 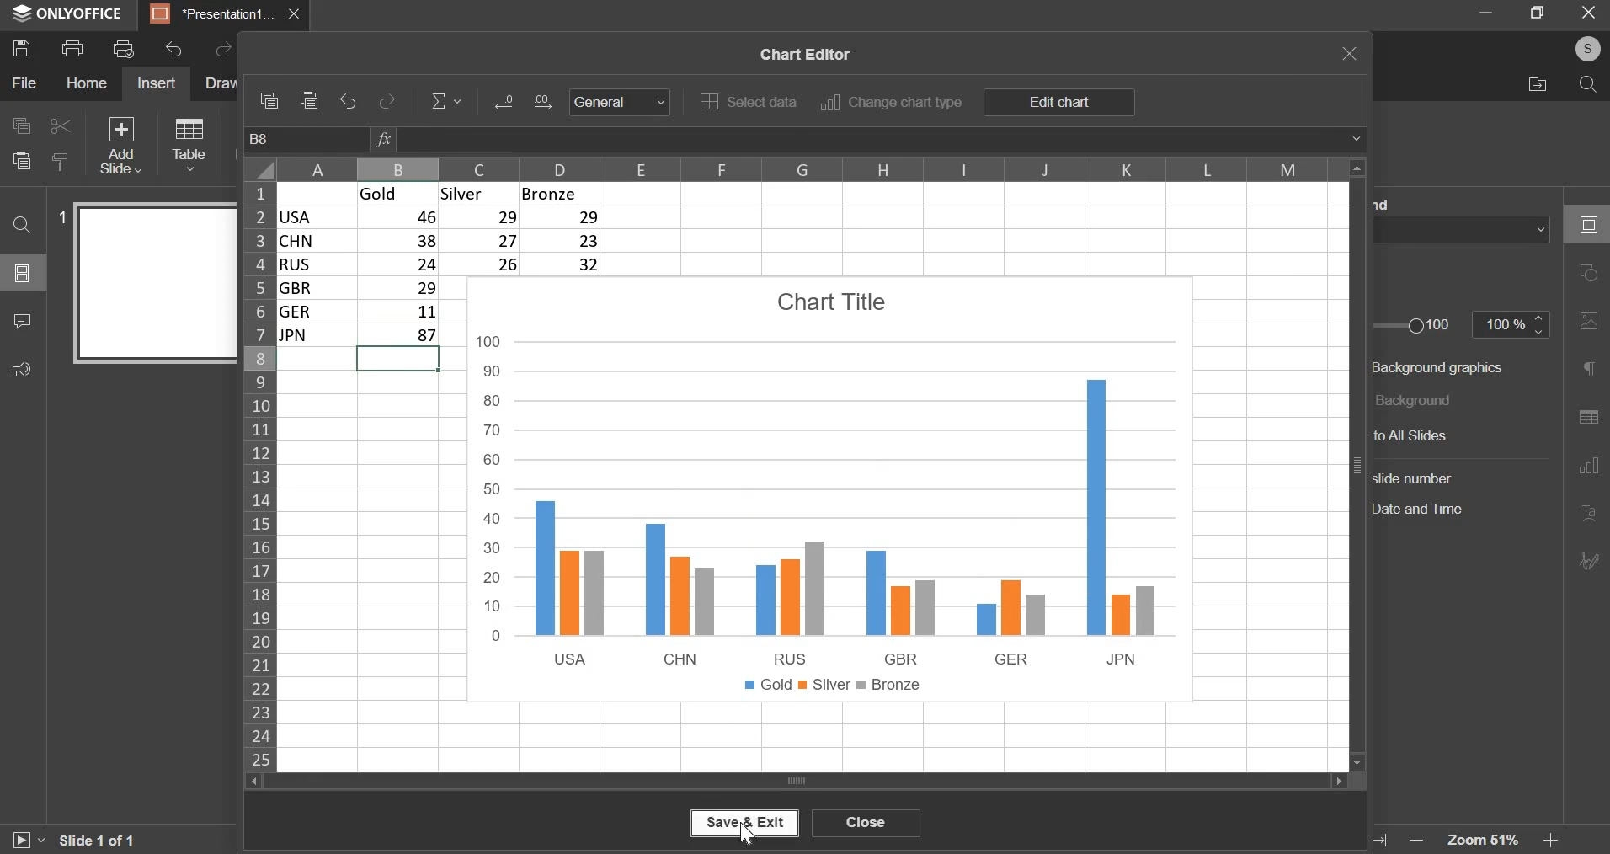 I want to click on , so click(x=550, y=103).